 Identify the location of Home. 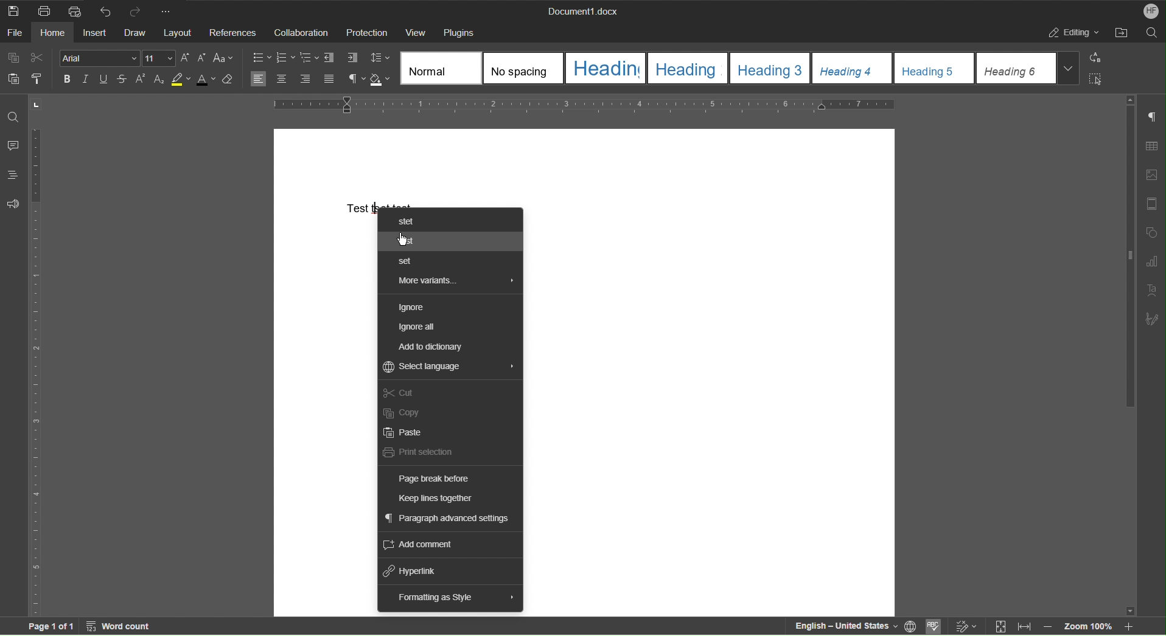
(55, 32).